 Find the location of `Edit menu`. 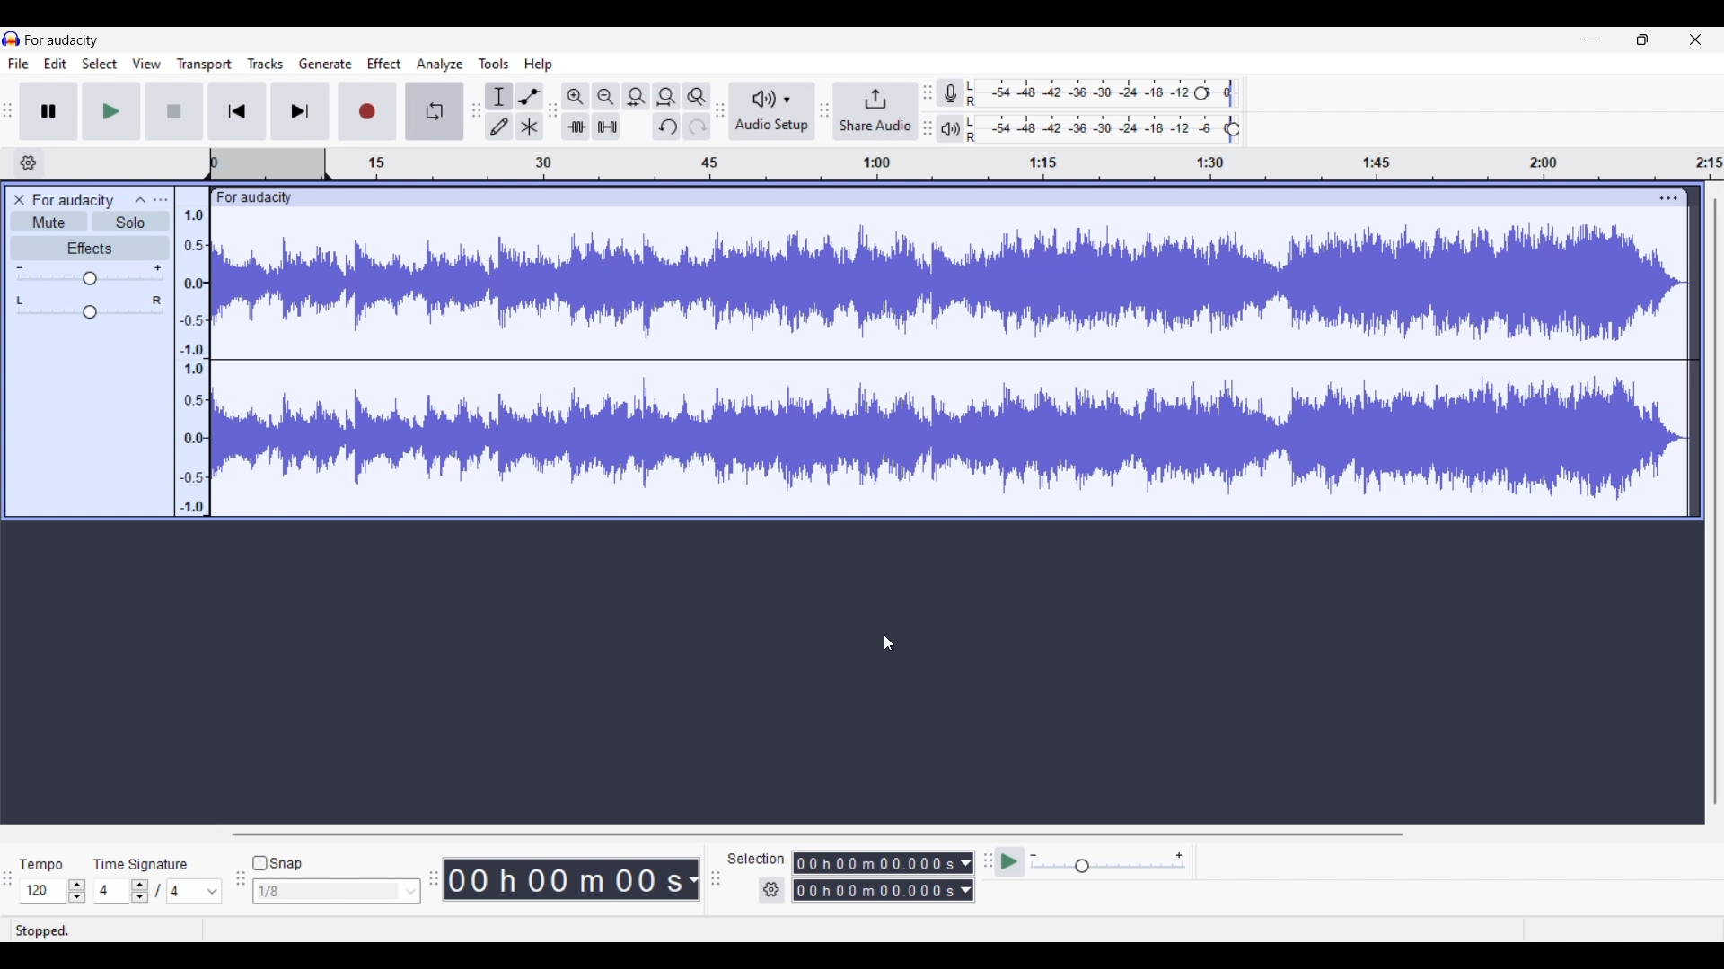

Edit menu is located at coordinates (56, 63).